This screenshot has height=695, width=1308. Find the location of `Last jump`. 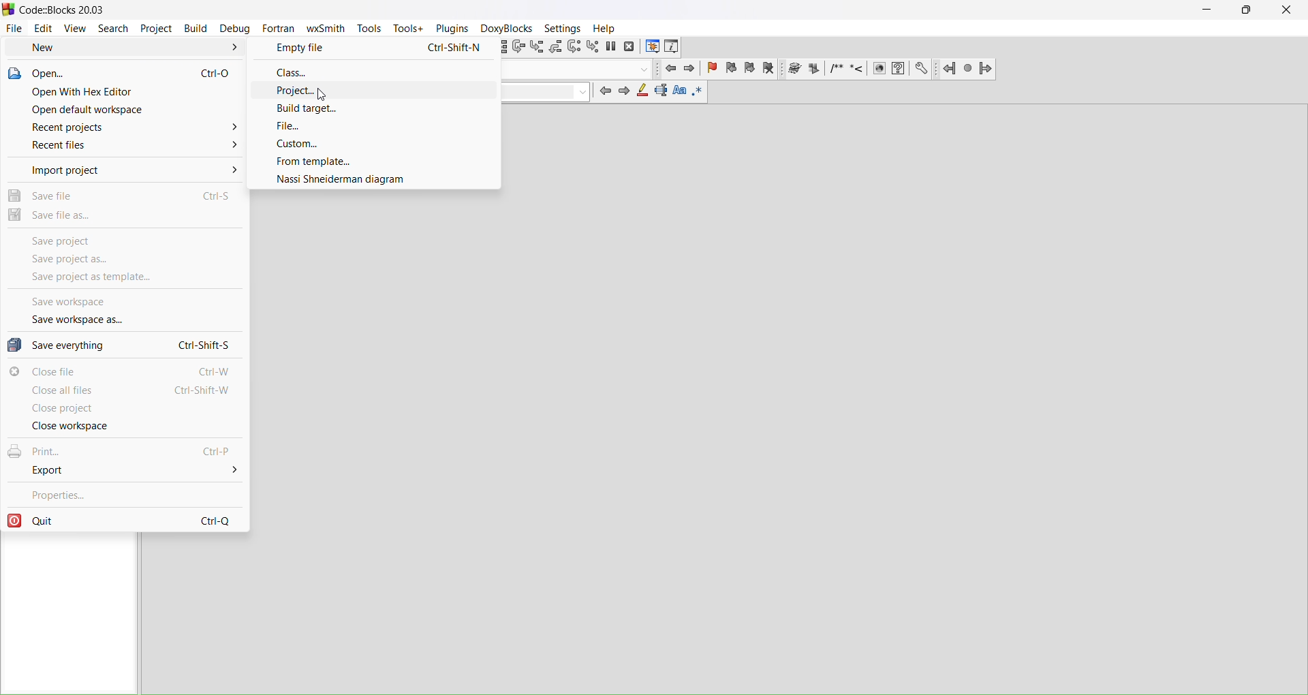

Last jump is located at coordinates (968, 68).